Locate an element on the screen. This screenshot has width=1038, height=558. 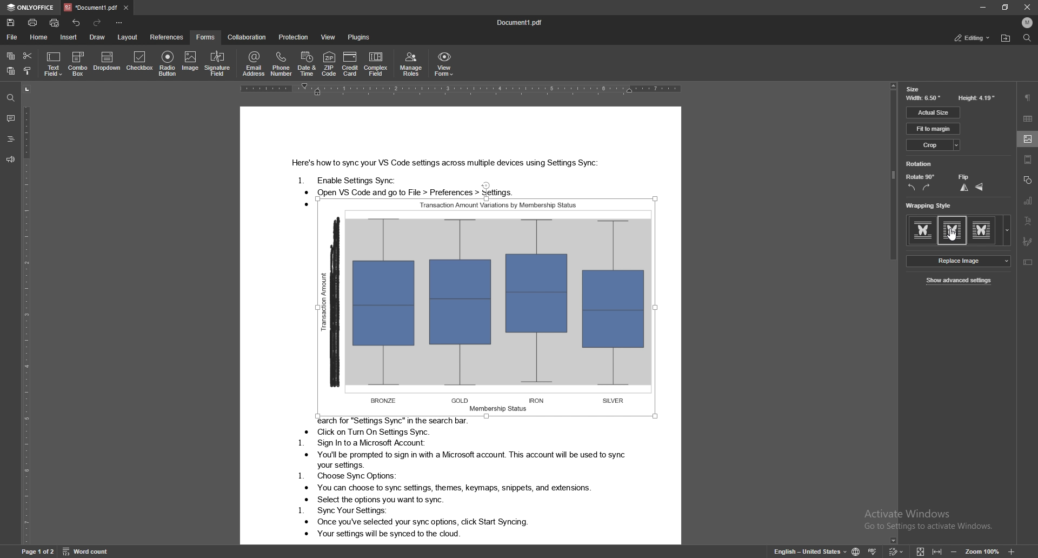
headings is located at coordinates (10, 139).